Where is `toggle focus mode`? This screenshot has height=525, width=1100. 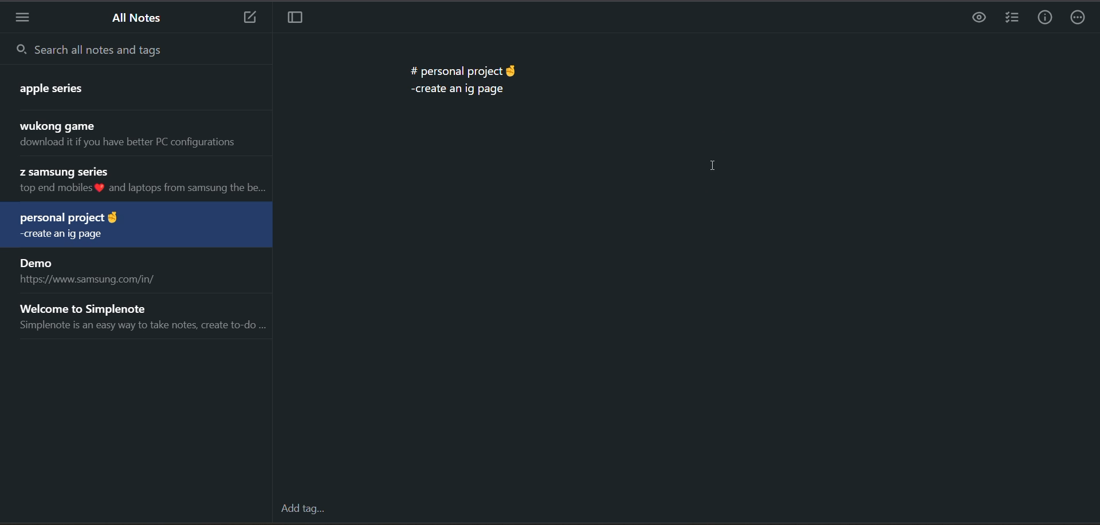
toggle focus mode is located at coordinates (296, 18).